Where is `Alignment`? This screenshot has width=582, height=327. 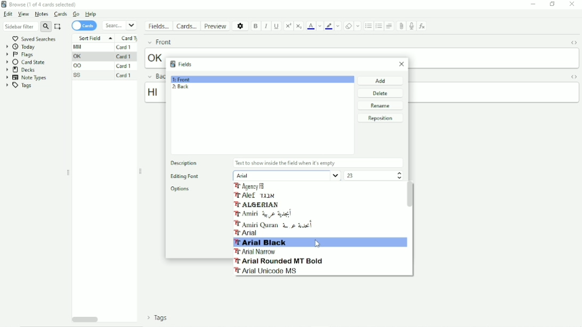
Alignment is located at coordinates (389, 26).